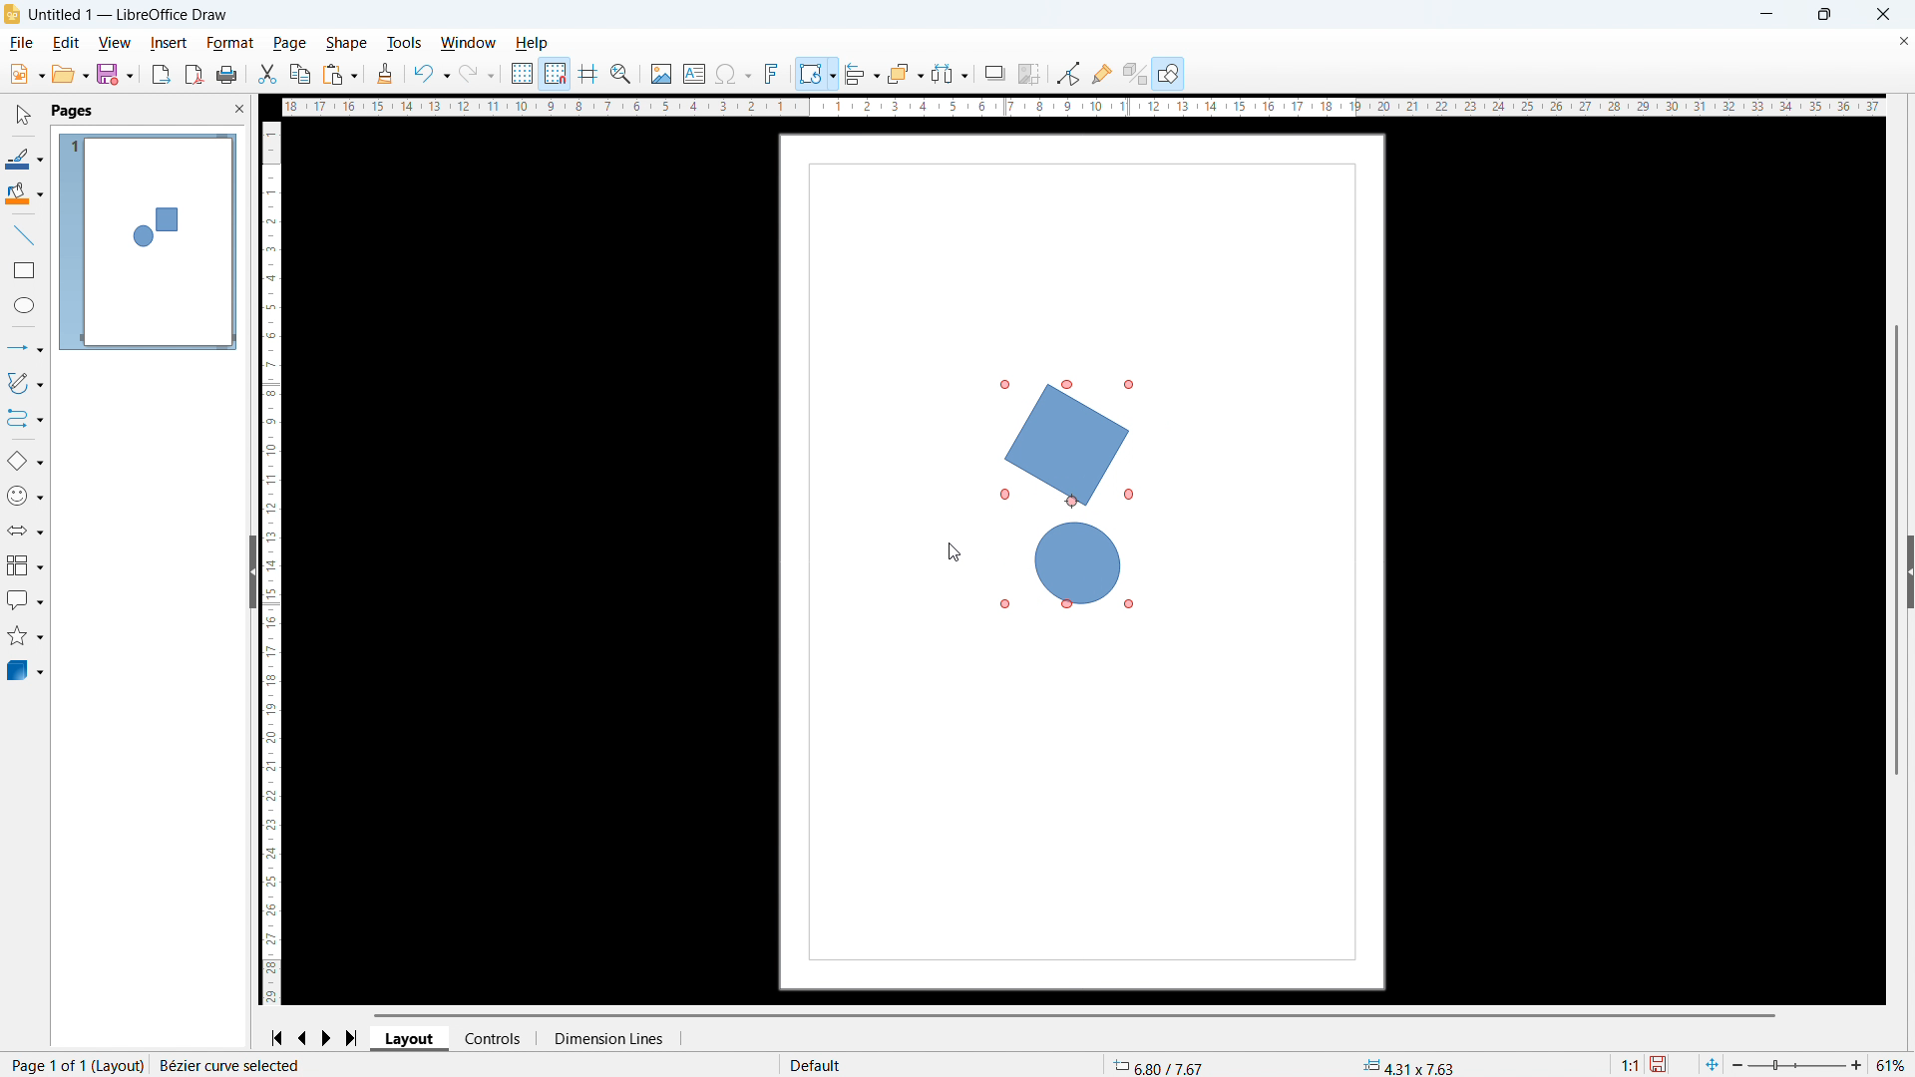  I want to click on Previous page , so click(303, 1039).